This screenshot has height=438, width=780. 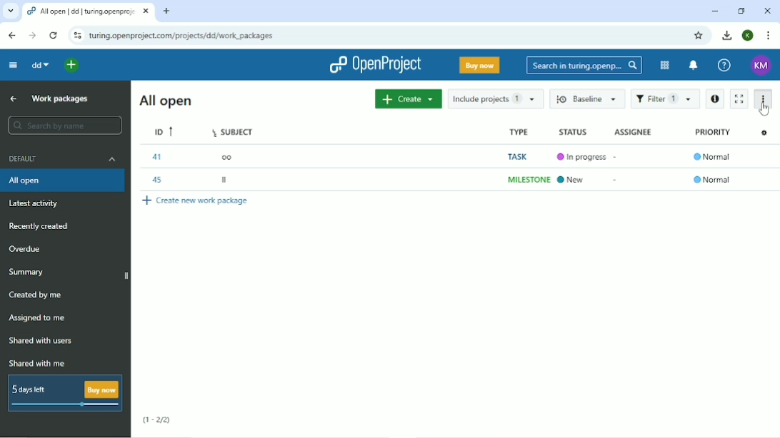 What do you see at coordinates (27, 273) in the screenshot?
I see `Summary` at bounding box center [27, 273].